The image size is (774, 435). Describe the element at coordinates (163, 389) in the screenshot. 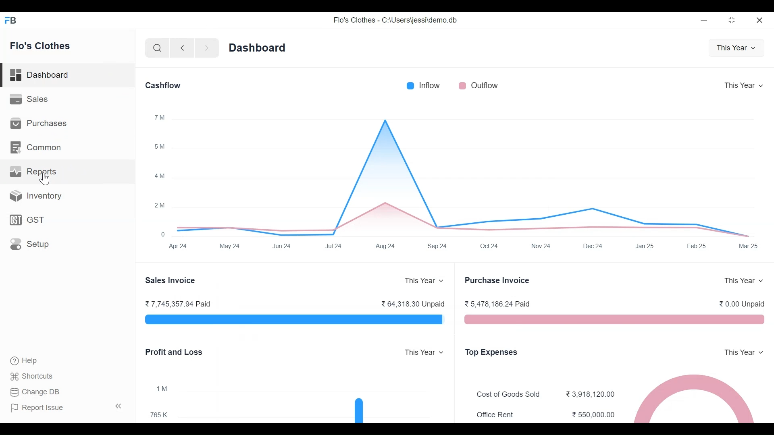

I see `1M` at that location.